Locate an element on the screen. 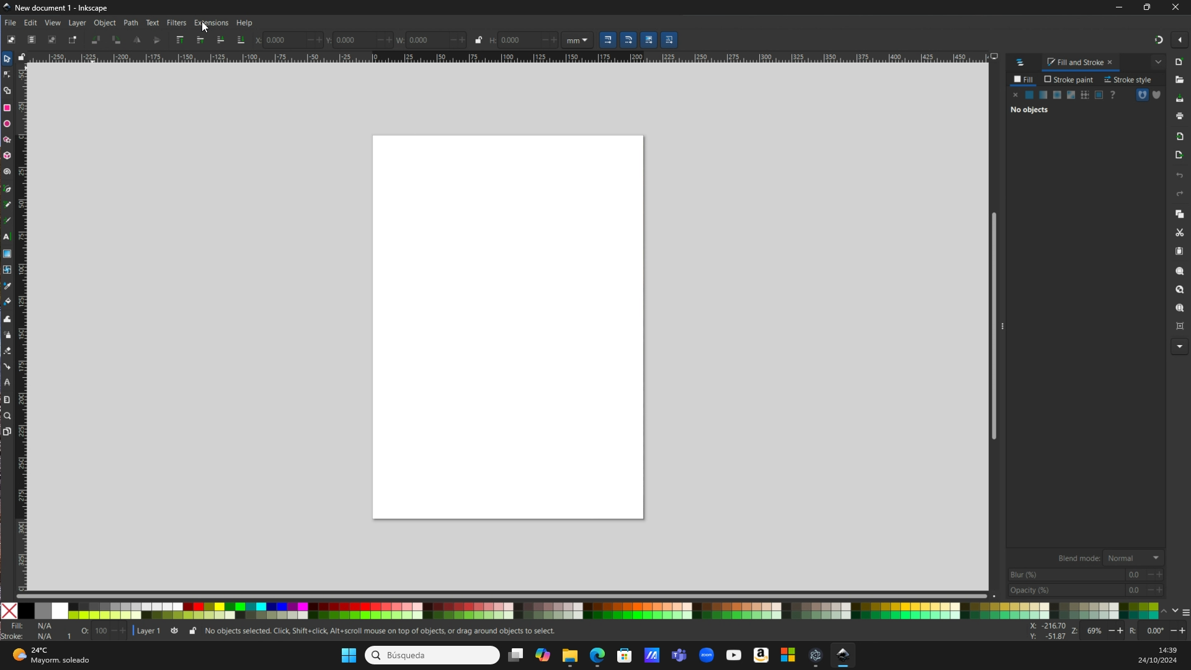 The image size is (1191, 670). Help is located at coordinates (248, 22).